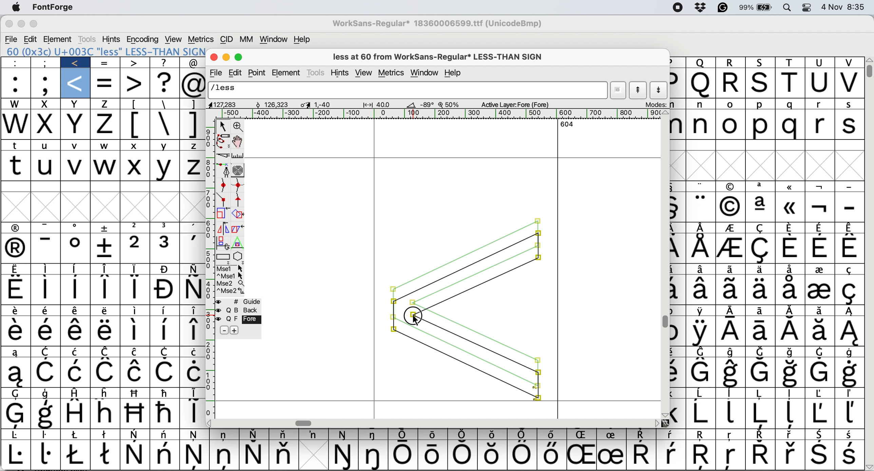 The width and height of the screenshot is (874, 471). I want to click on tools, so click(317, 72).